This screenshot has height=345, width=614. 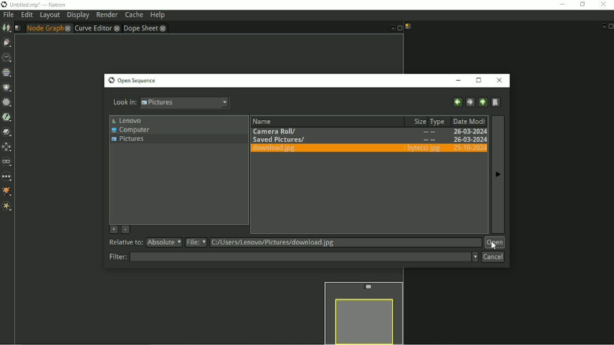 What do you see at coordinates (7, 72) in the screenshot?
I see `Channel` at bounding box center [7, 72].